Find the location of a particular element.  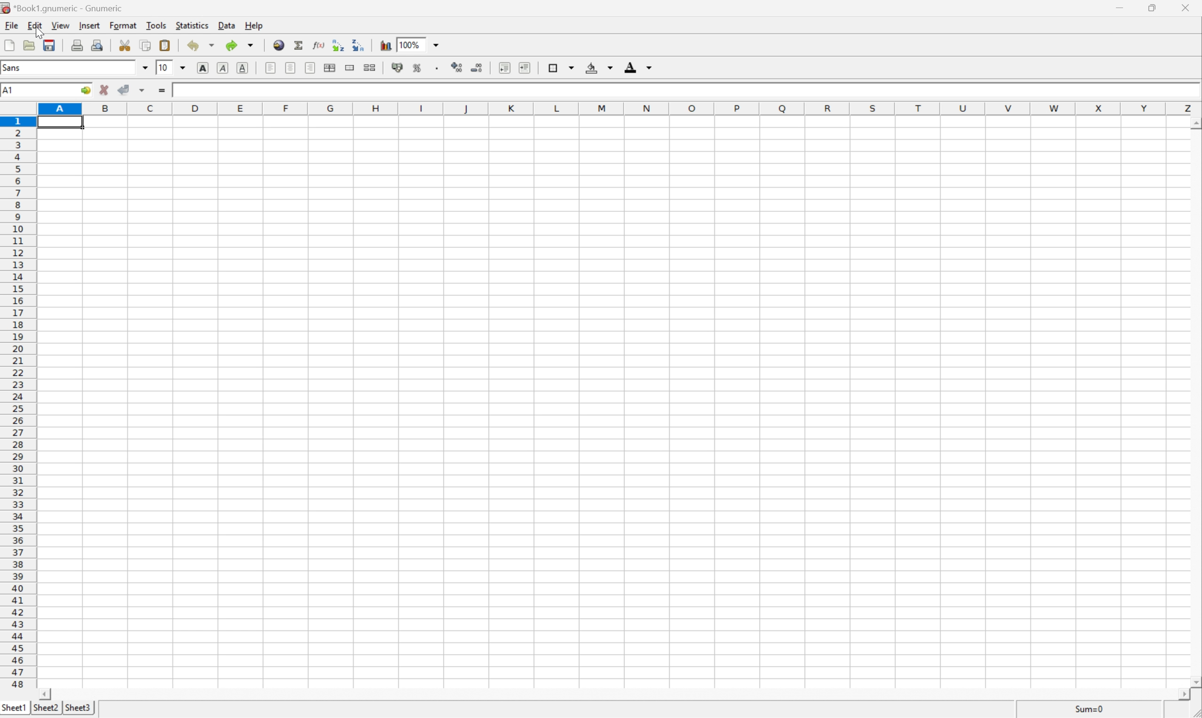

print preview is located at coordinates (97, 45).